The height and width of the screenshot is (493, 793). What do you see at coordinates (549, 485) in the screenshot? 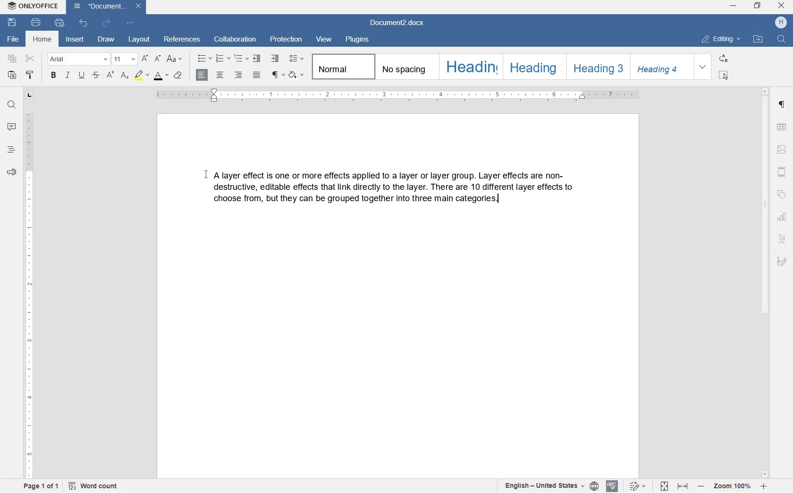
I see `set text or document language` at bounding box center [549, 485].